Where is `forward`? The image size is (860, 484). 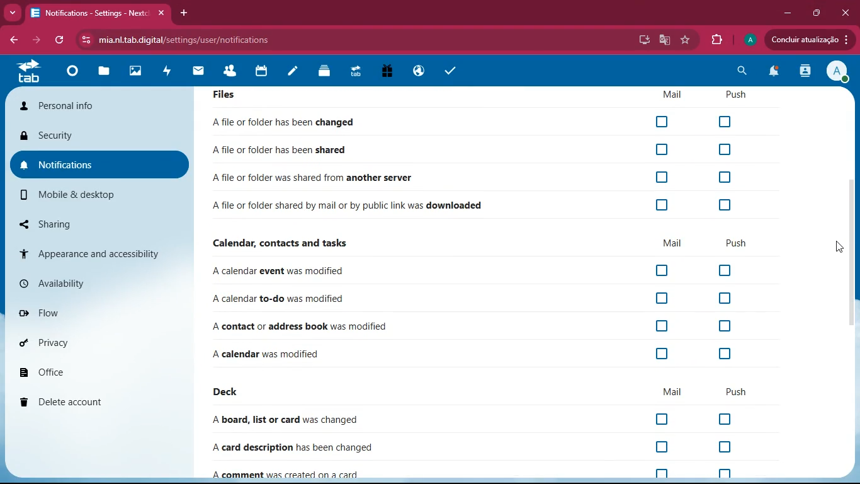
forward is located at coordinates (35, 39).